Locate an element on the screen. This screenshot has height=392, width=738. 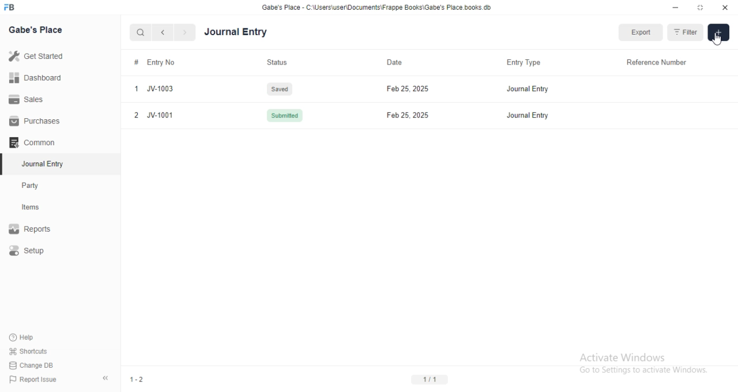
Status is located at coordinates (277, 63).